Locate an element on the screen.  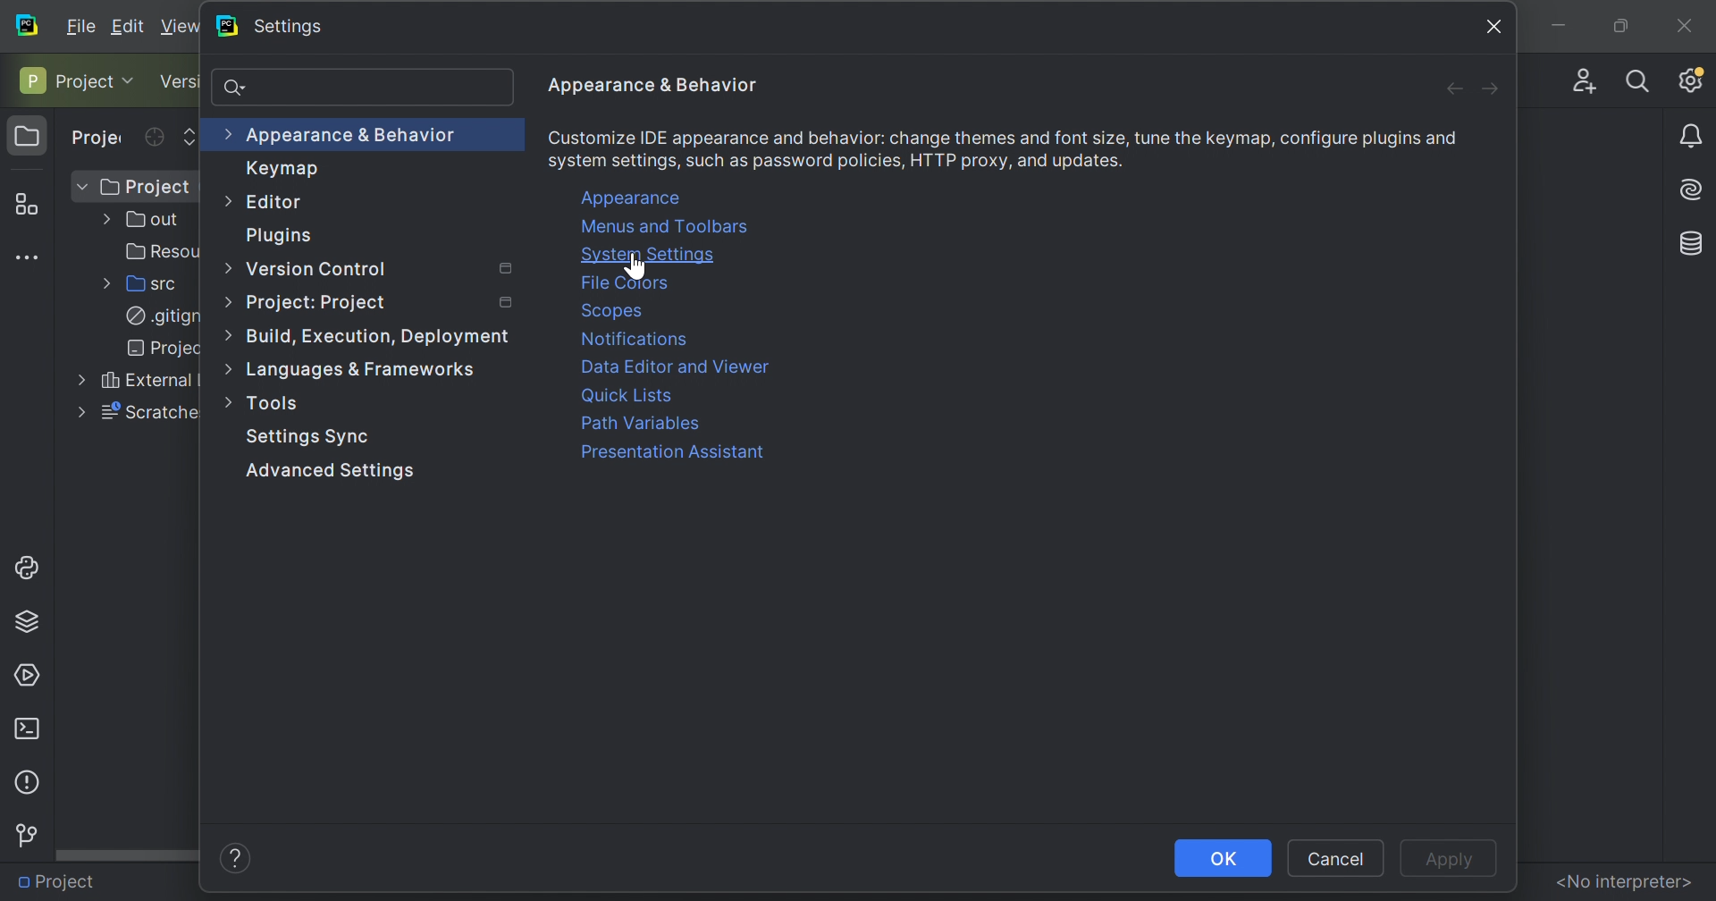
src is located at coordinates (147, 284).